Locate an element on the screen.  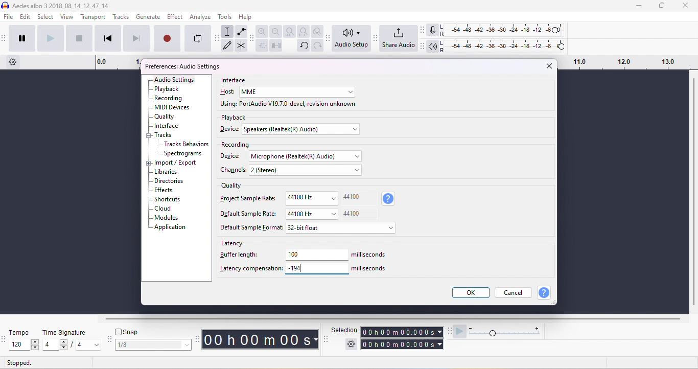
minimize is located at coordinates (637, 6).